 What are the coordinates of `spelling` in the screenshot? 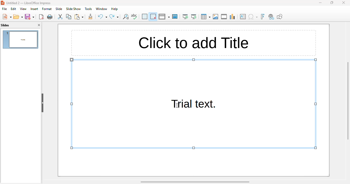 It's located at (134, 16).